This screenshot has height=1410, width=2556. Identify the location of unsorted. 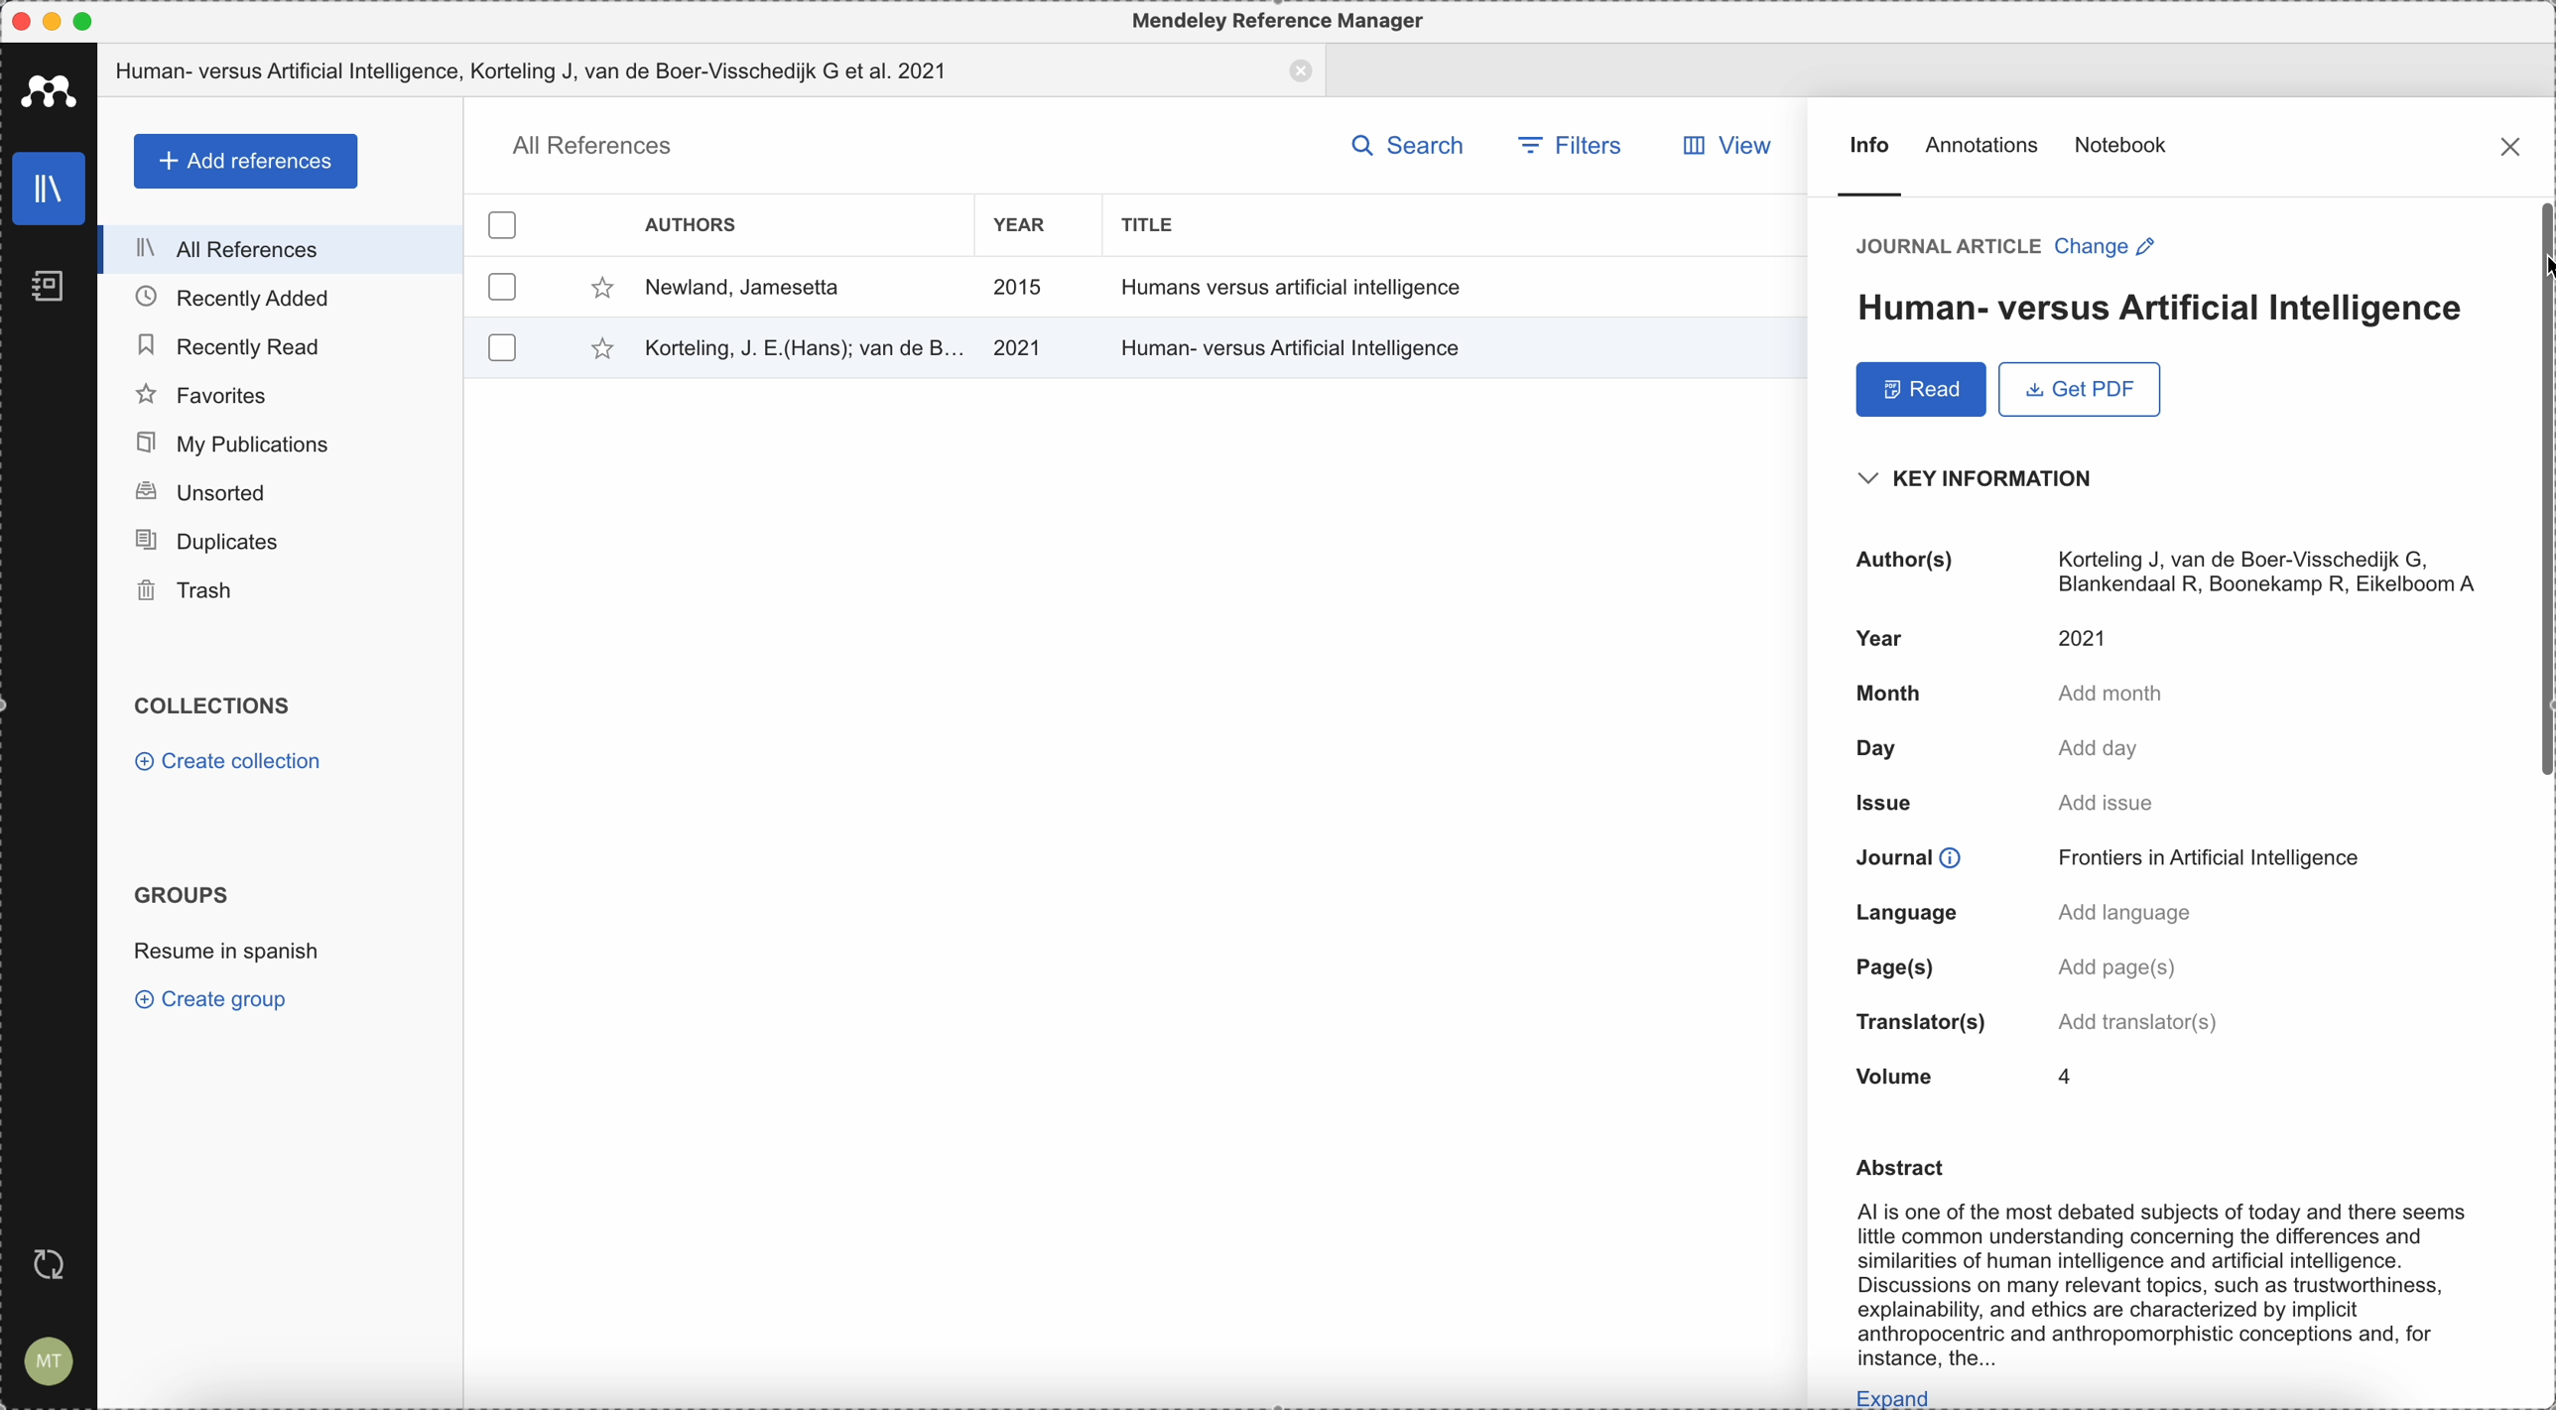
(280, 494).